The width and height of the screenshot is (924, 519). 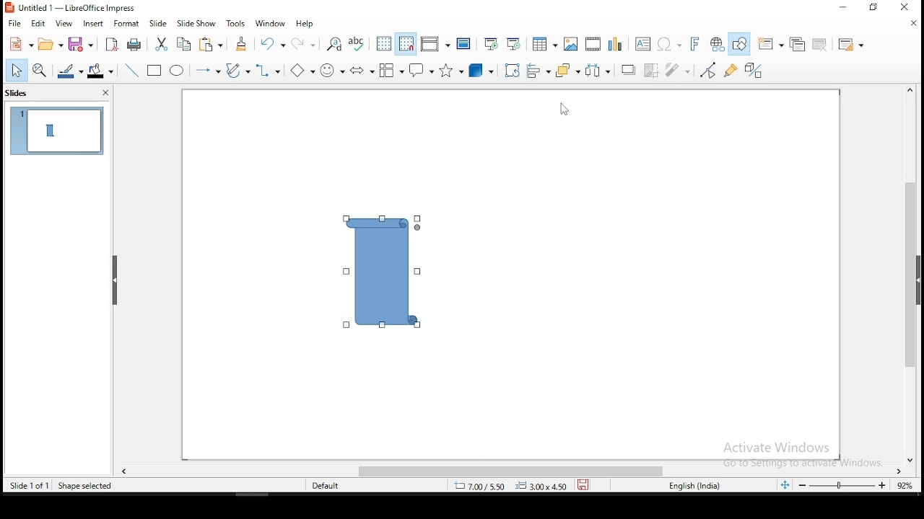 I want to click on image, so click(x=572, y=44).